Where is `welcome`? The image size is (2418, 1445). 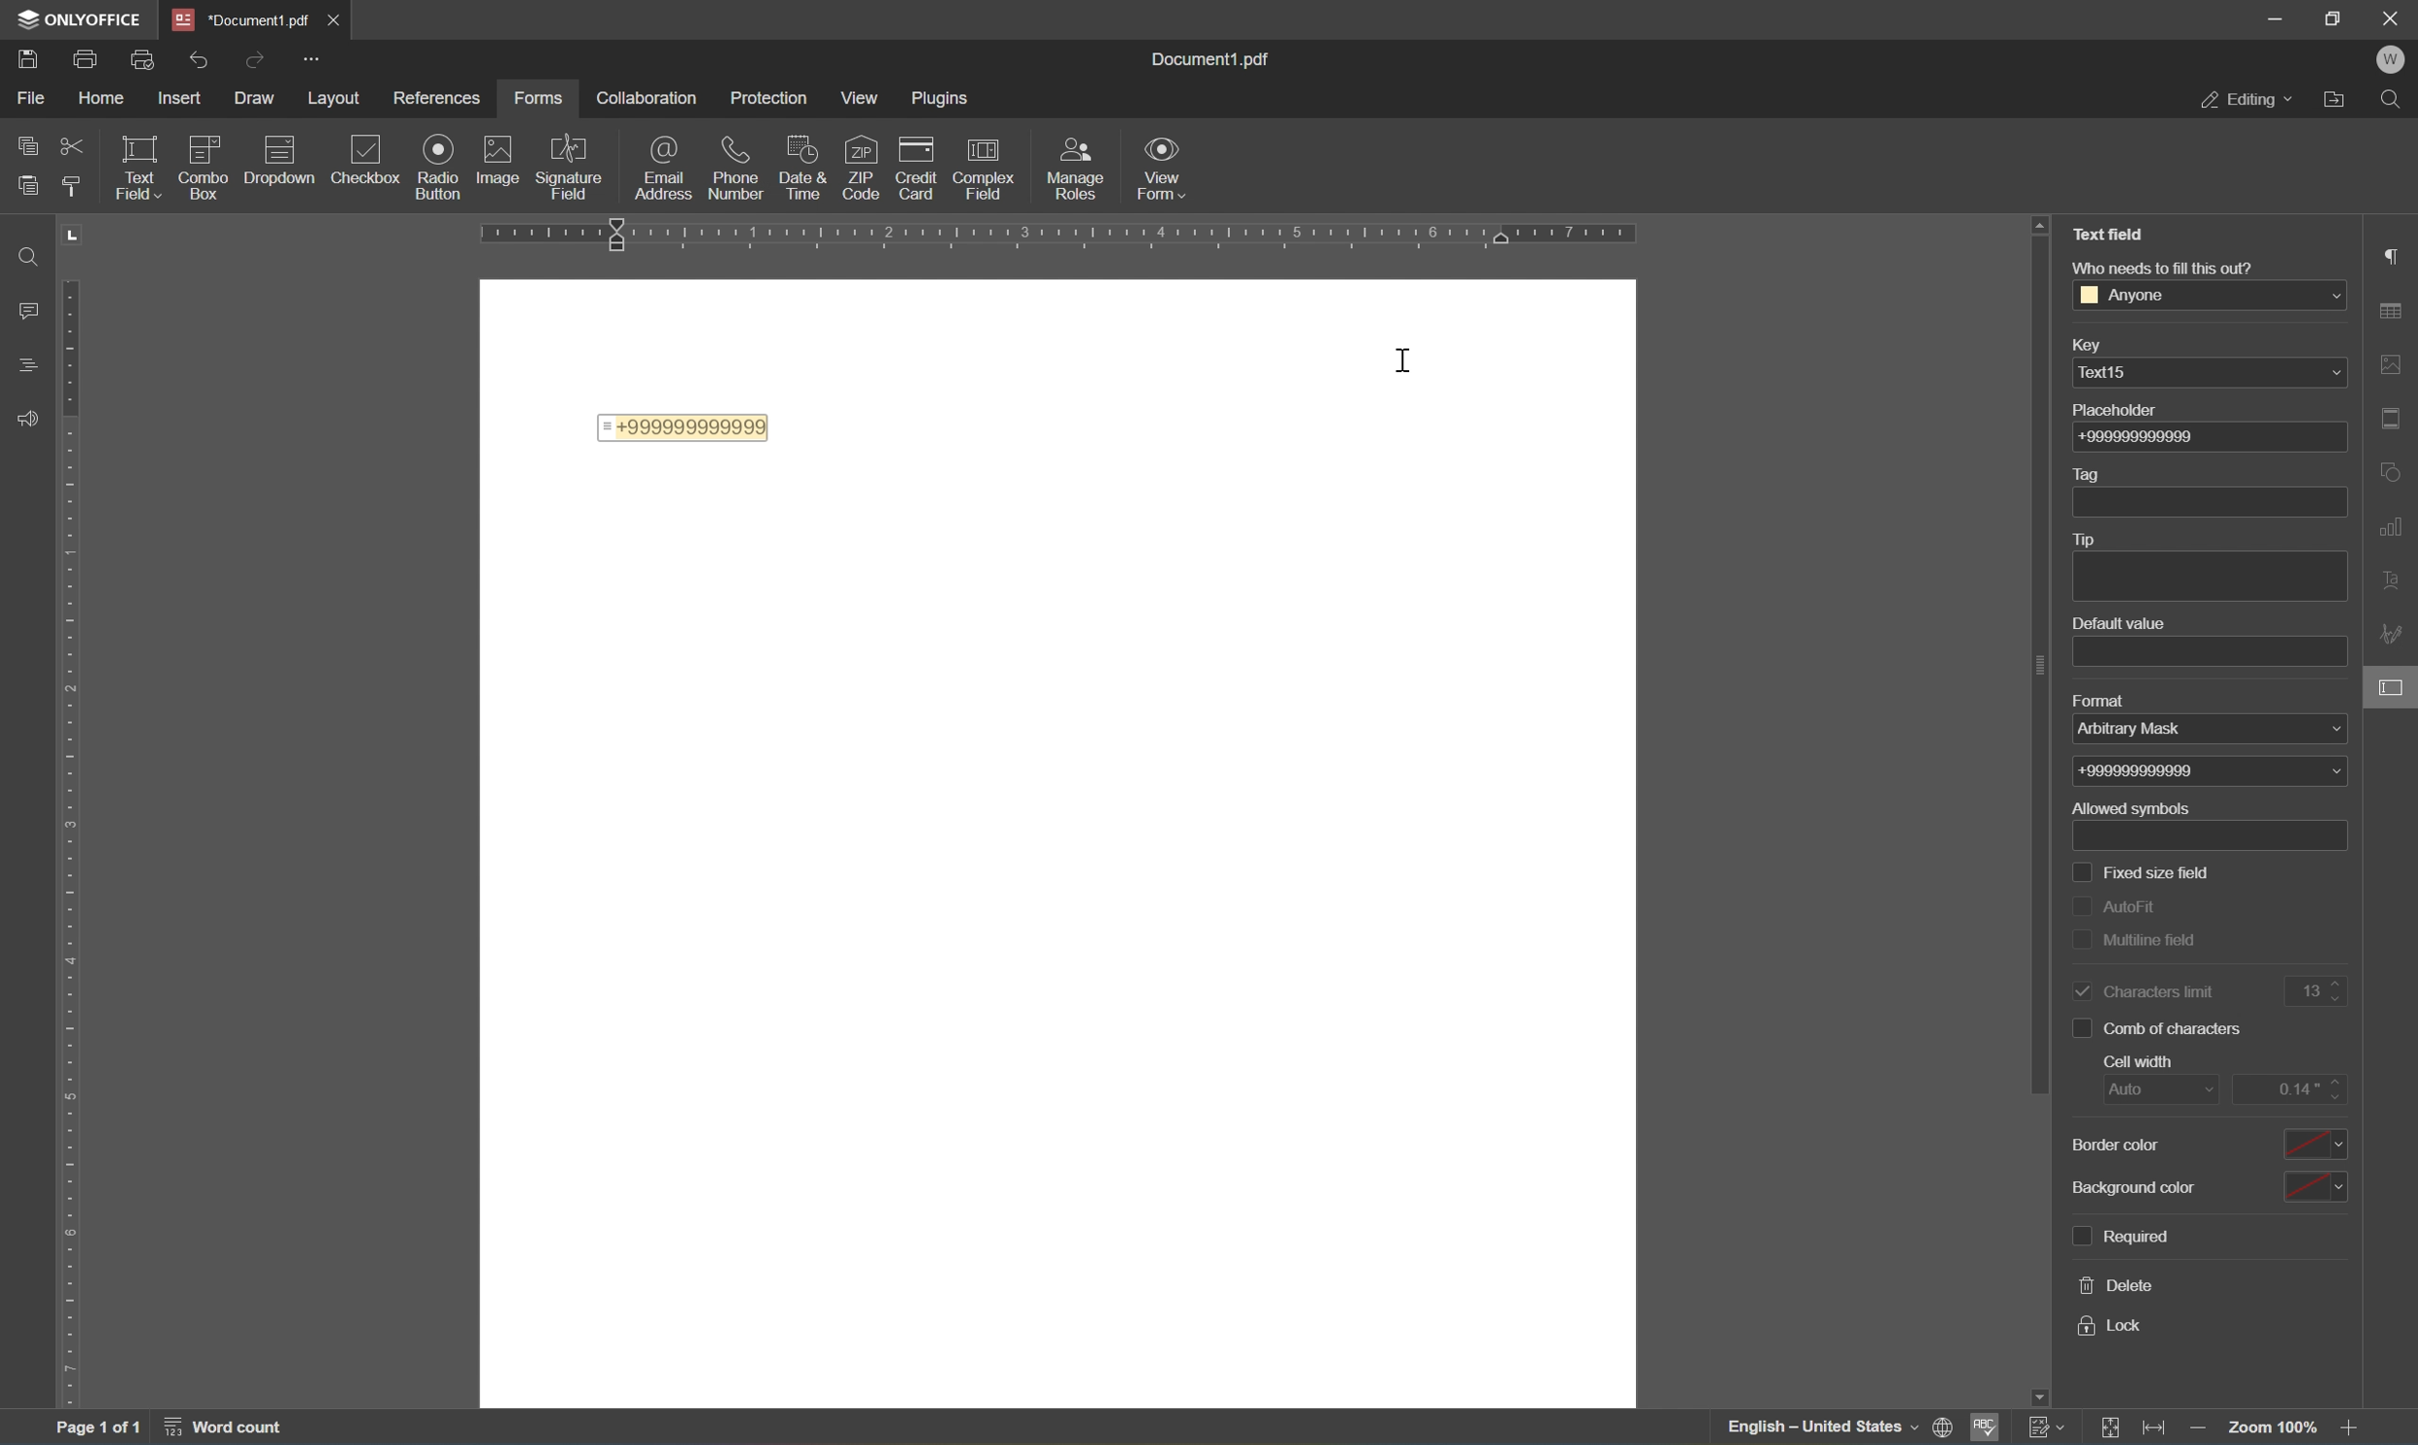 welcome is located at coordinates (2393, 57).